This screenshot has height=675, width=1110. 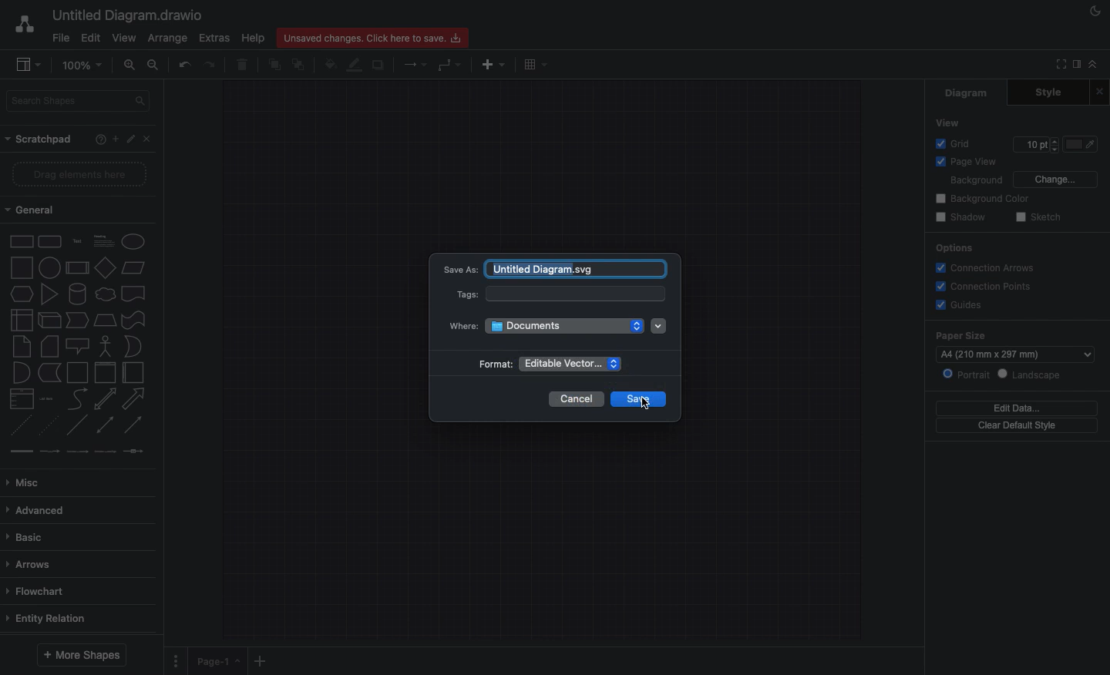 What do you see at coordinates (76, 102) in the screenshot?
I see `Search shapes` at bounding box center [76, 102].